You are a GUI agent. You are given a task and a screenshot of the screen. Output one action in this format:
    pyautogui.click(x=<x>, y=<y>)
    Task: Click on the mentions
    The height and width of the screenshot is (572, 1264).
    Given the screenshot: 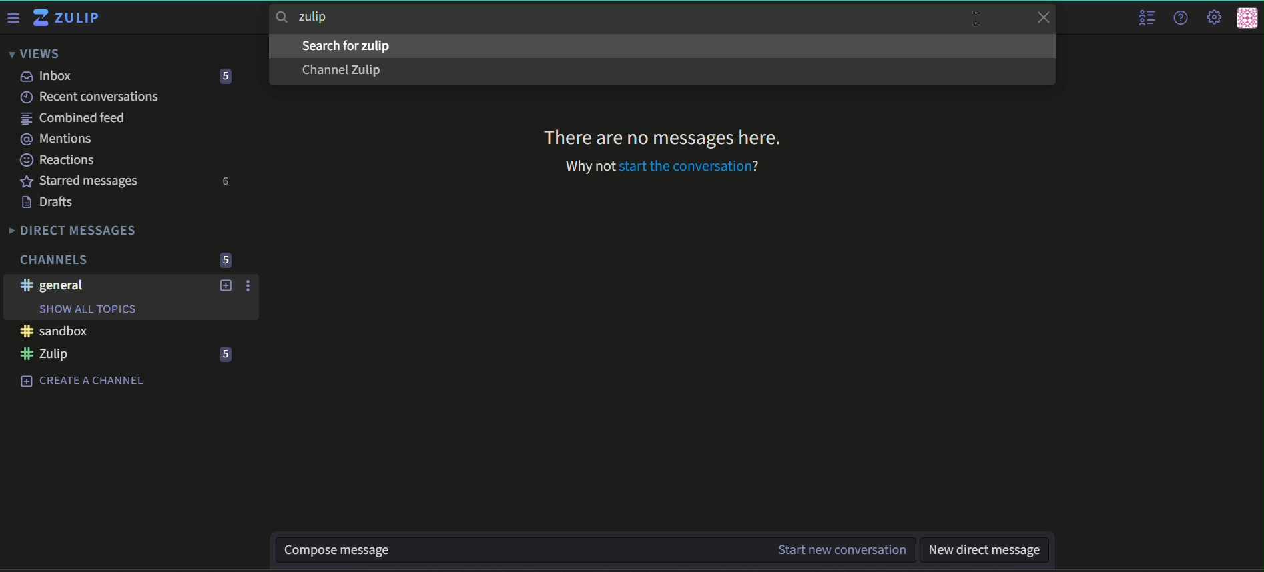 What is the action you would take?
    pyautogui.click(x=57, y=139)
    